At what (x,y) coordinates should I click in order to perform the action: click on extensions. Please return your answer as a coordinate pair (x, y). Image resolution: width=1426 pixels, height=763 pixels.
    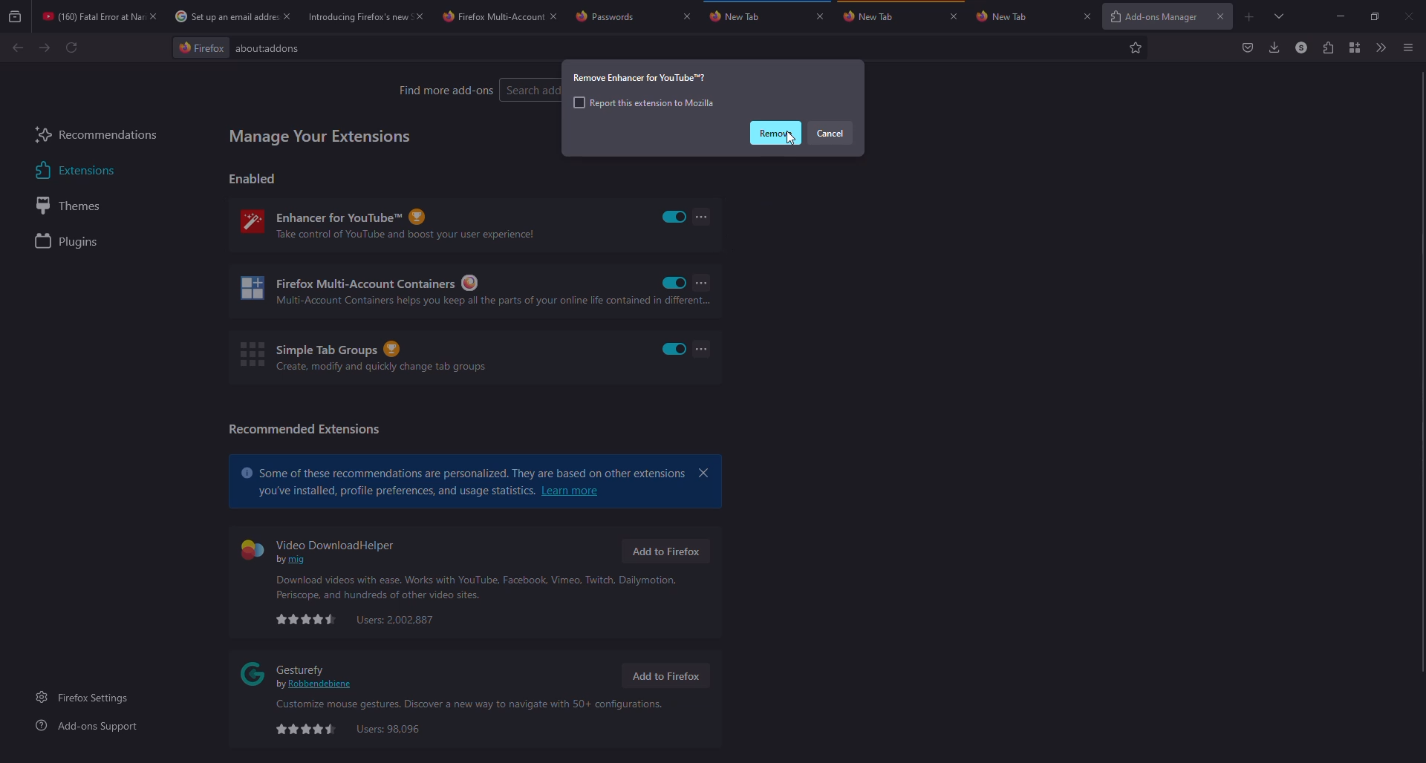
    Looking at the image, I should click on (73, 171).